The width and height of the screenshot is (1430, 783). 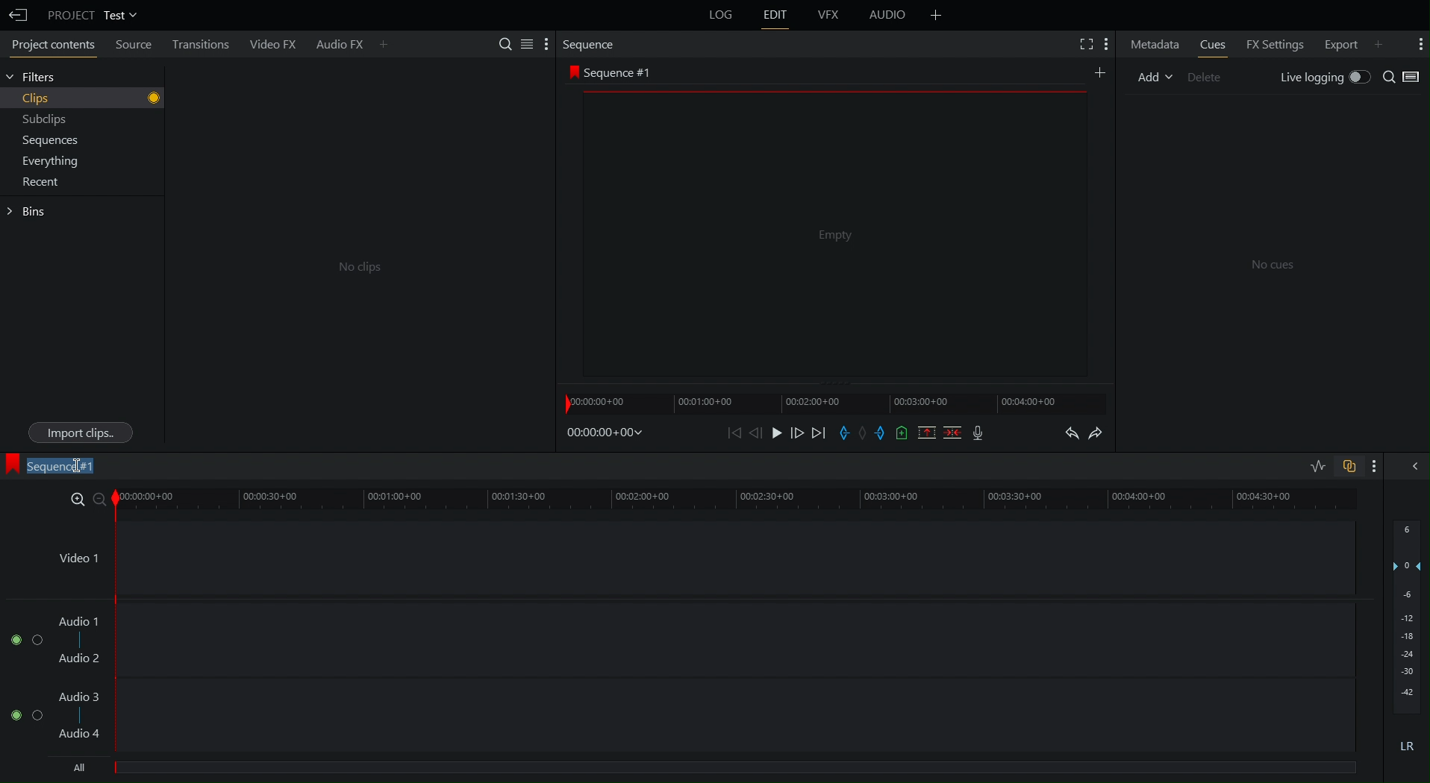 I want to click on Audio 4, so click(x=81, y=732).